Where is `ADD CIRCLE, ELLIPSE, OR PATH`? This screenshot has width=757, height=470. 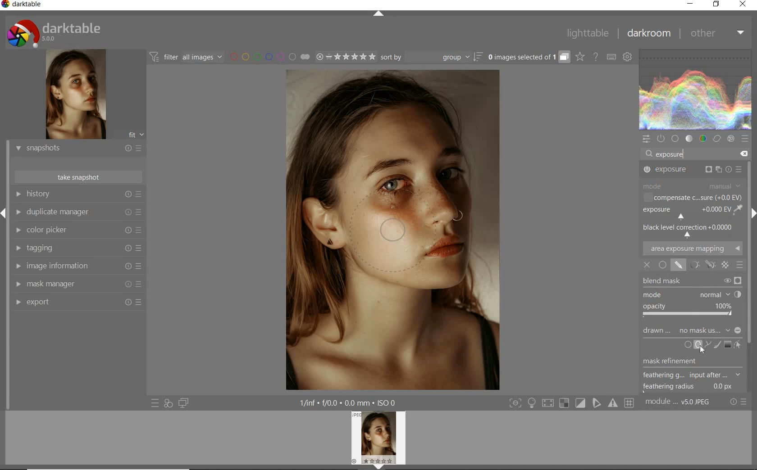
ADD CIRCLE, ELLIPSE, OR PATH is located at coordinates (697, 345).